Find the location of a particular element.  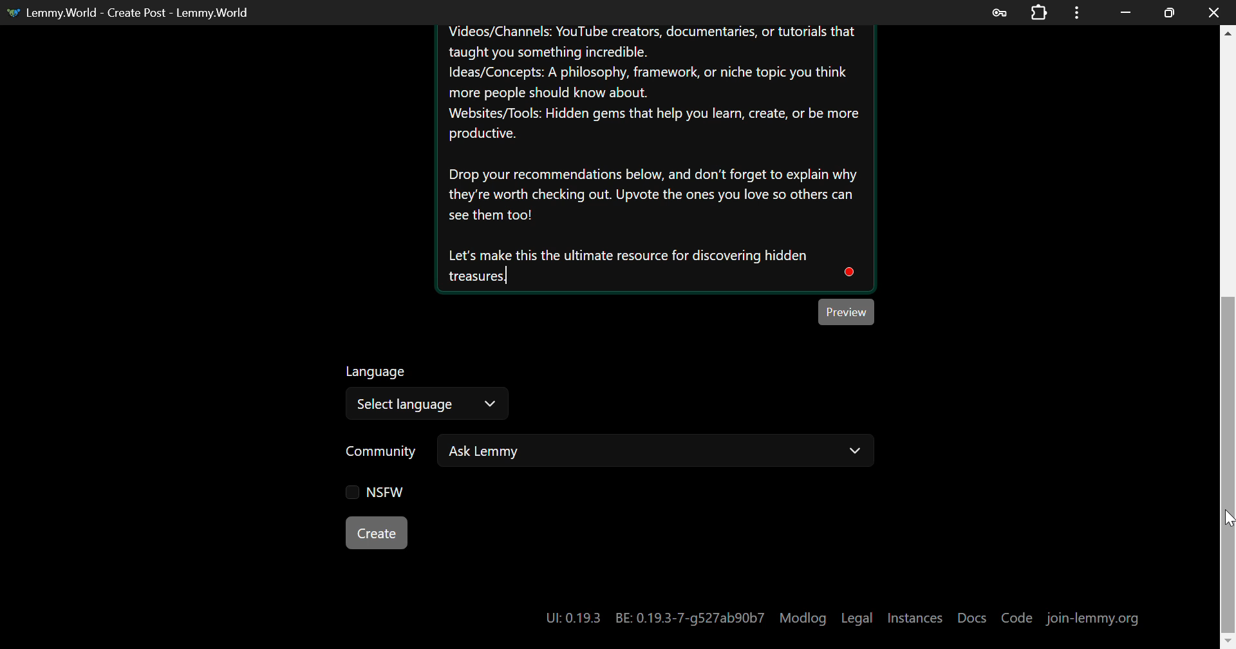

Docs is located at coordinates (973, 617).